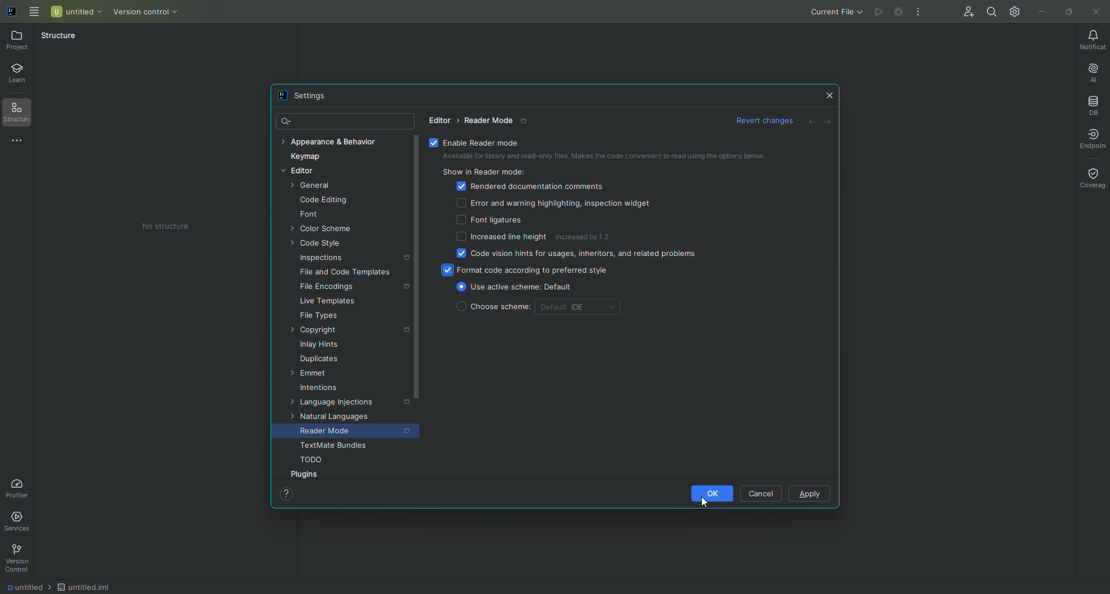  Describe the element at coordinates (306, 214) in the screenshot. I see `Font` at that location.